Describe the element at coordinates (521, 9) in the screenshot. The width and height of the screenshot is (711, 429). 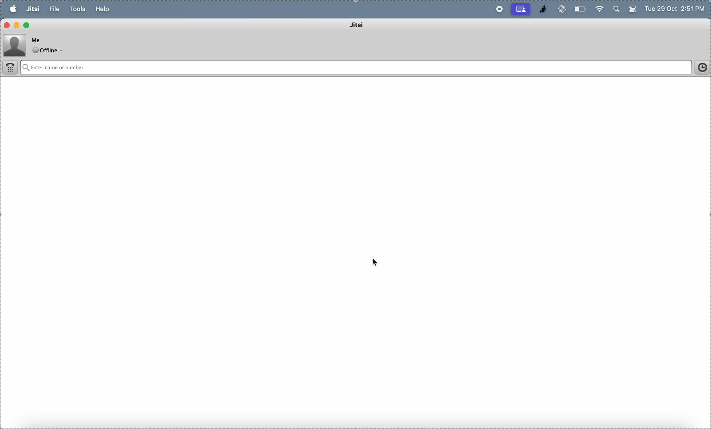
I see `cast` at that location.